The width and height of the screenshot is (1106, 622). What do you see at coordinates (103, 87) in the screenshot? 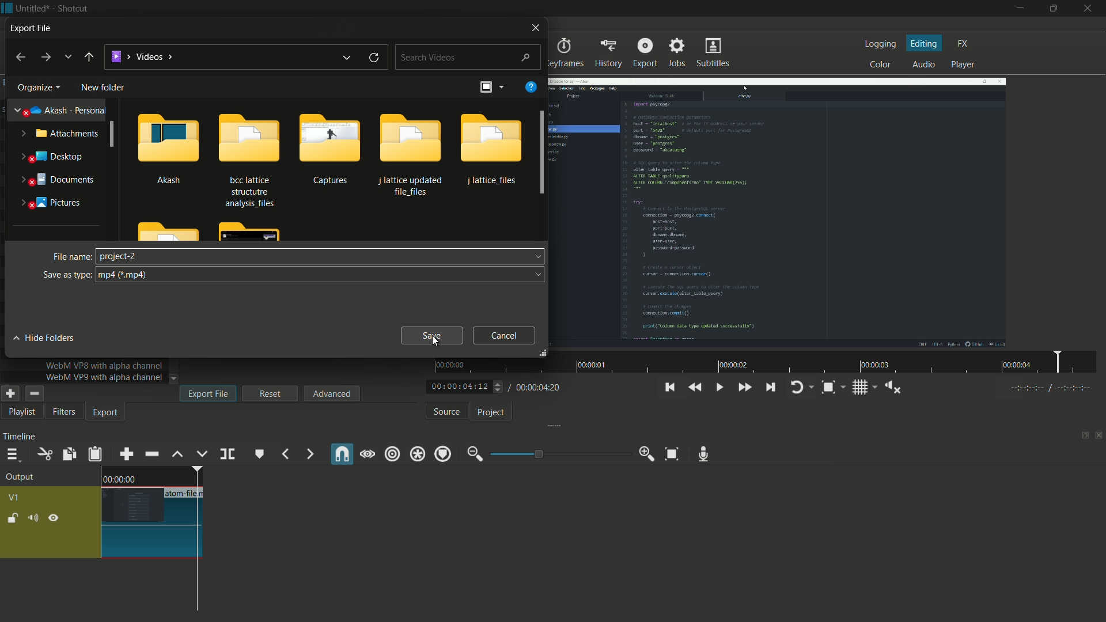
I see `new folder` at bounding box center [103, 87].